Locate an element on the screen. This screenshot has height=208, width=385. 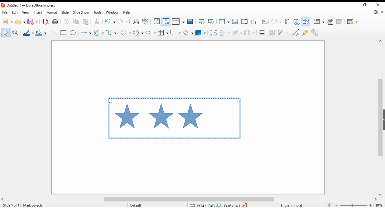
insert textbox is located at coordinates (265, 22).